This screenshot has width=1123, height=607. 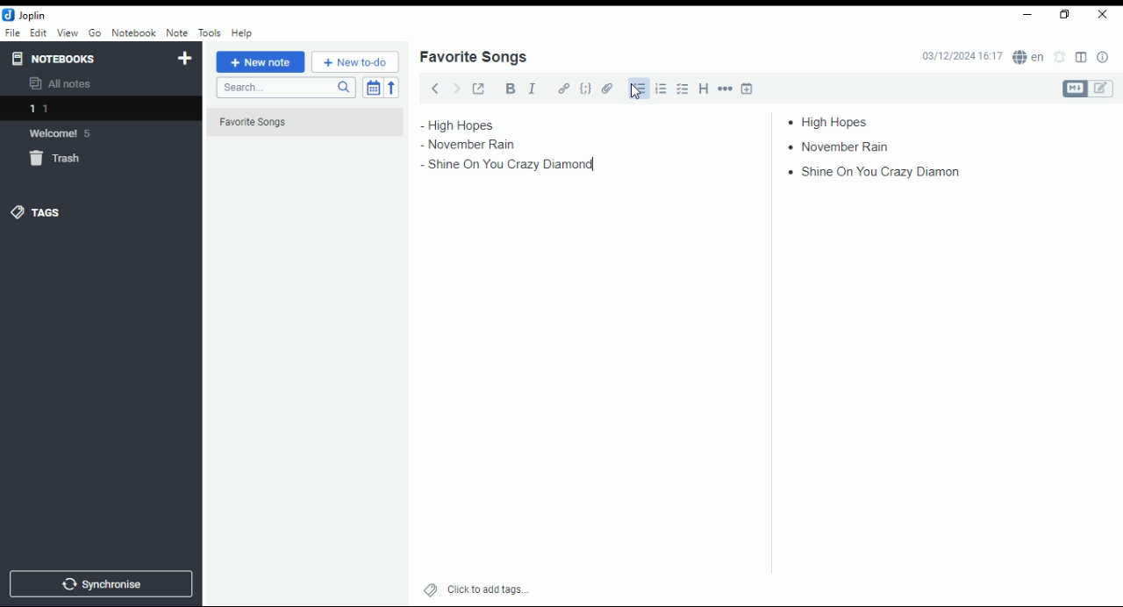 What do you see at coordinates (585, 89) in the screenshot?
I see `code` at bounding box center [585, 89].